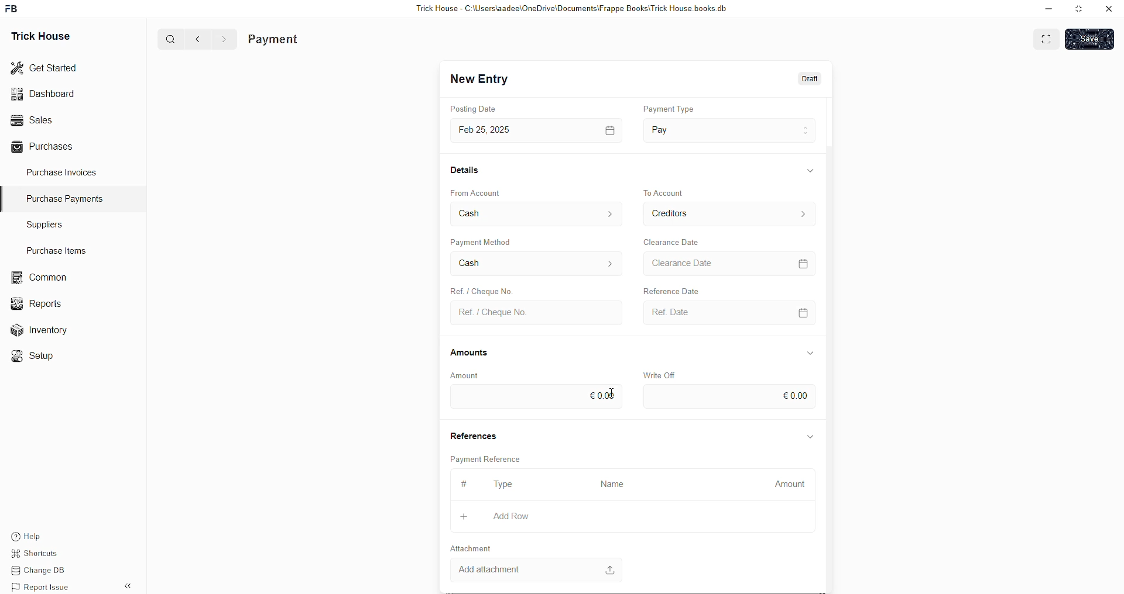 This screenshot has height=594, width=1124. What do you see at coordinates (585, 395) in the screenshot?
I see `eool` at bounding box center [585, 395].